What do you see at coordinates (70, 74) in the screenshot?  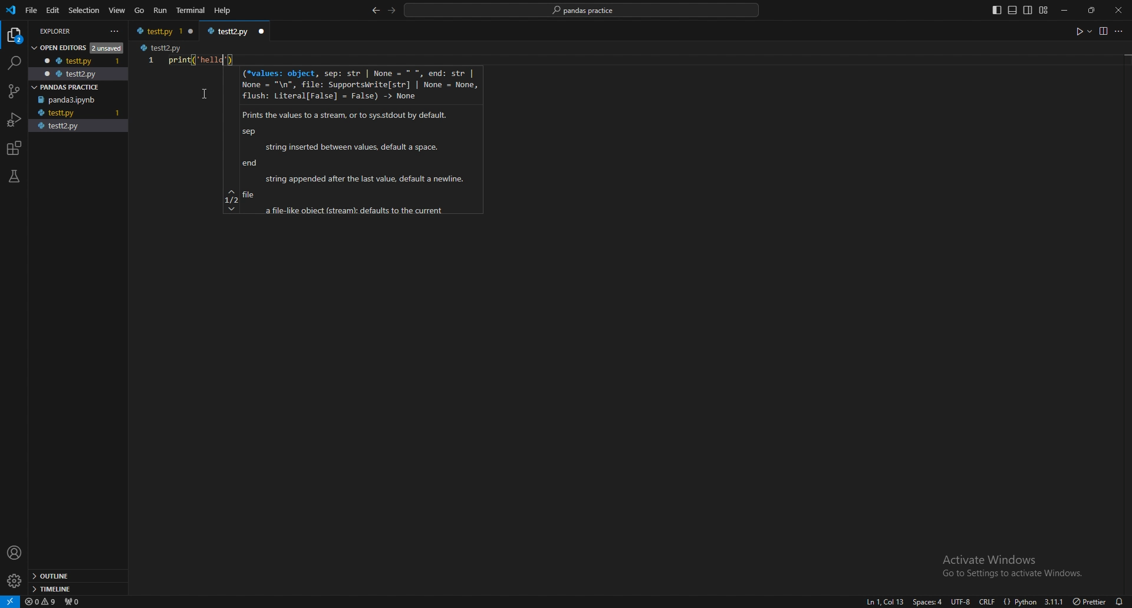 I see `testt2.py` at bounding box center [70, 74].